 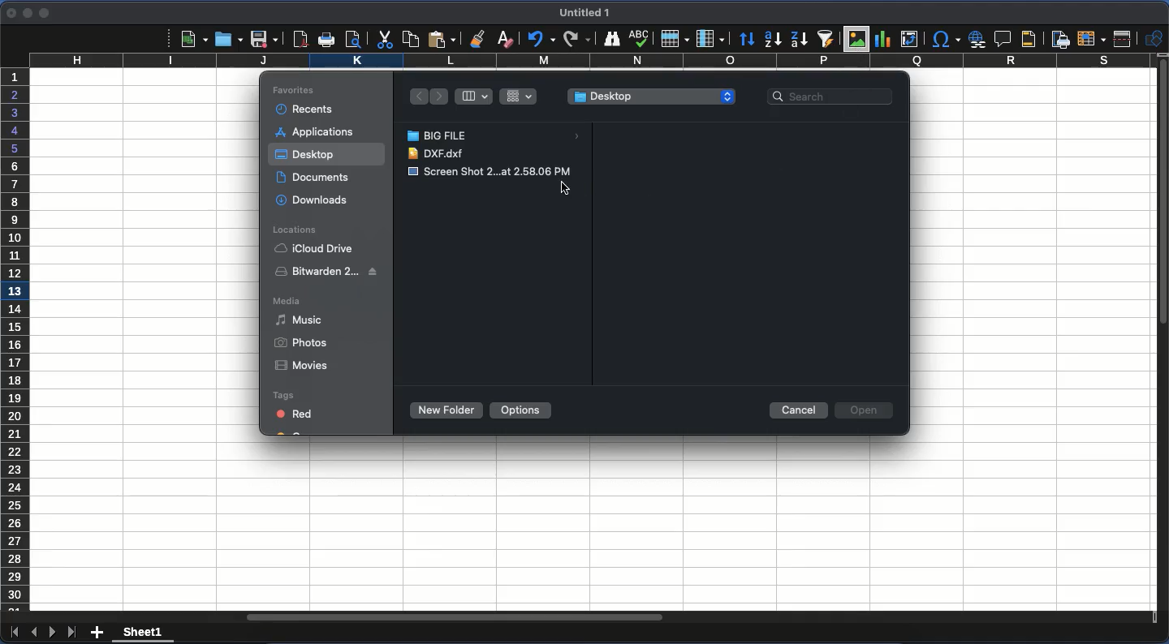 What do you see at coordinates (14, 635) in the screenshot?
I see `first sheet` at bounding box center [14, 635].